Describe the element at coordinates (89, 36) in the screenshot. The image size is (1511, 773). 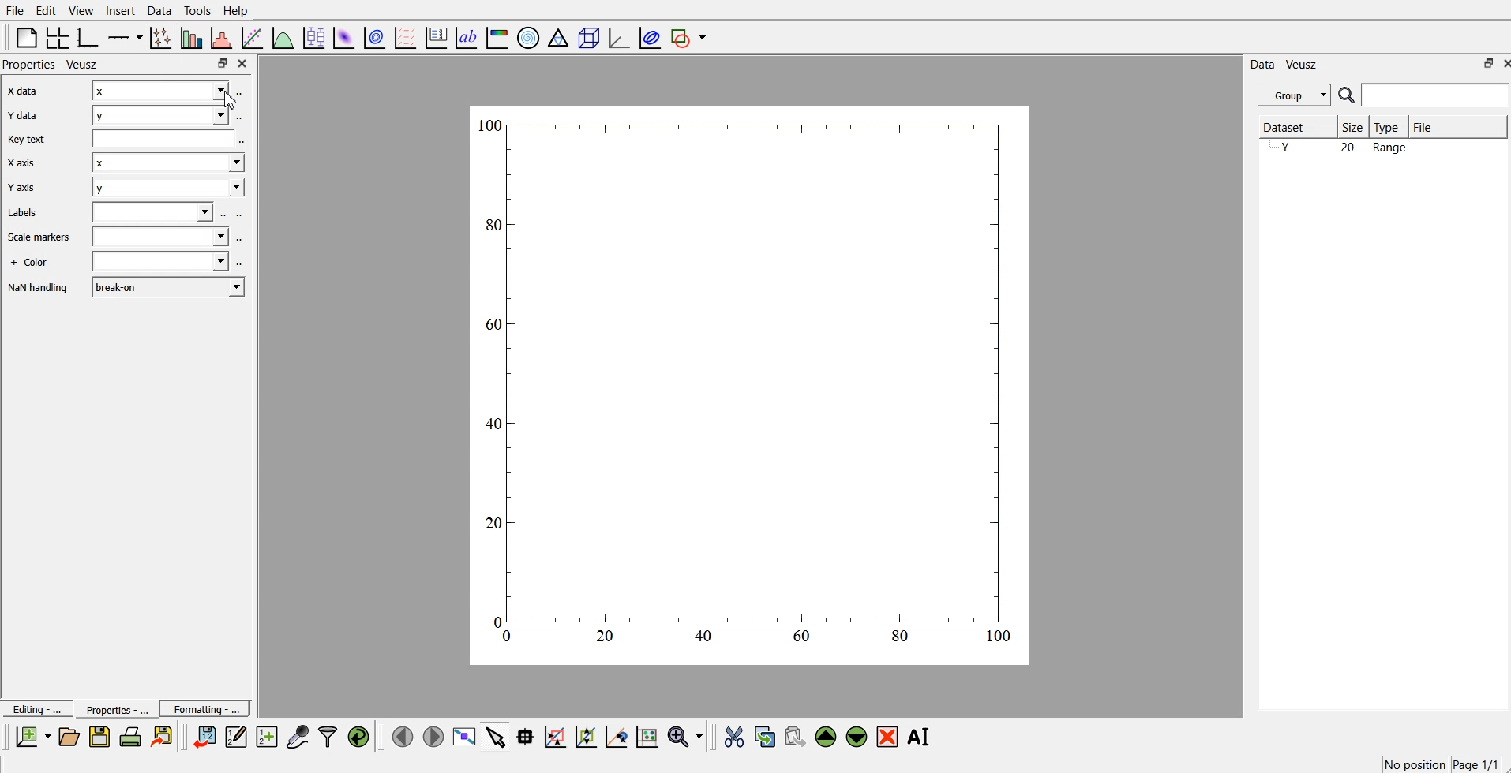
I see `base graph` at that location.